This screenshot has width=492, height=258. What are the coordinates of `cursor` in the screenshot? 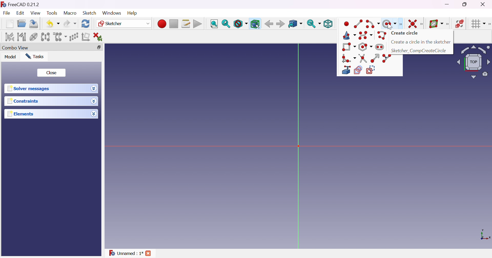 It's located at (389, 26).